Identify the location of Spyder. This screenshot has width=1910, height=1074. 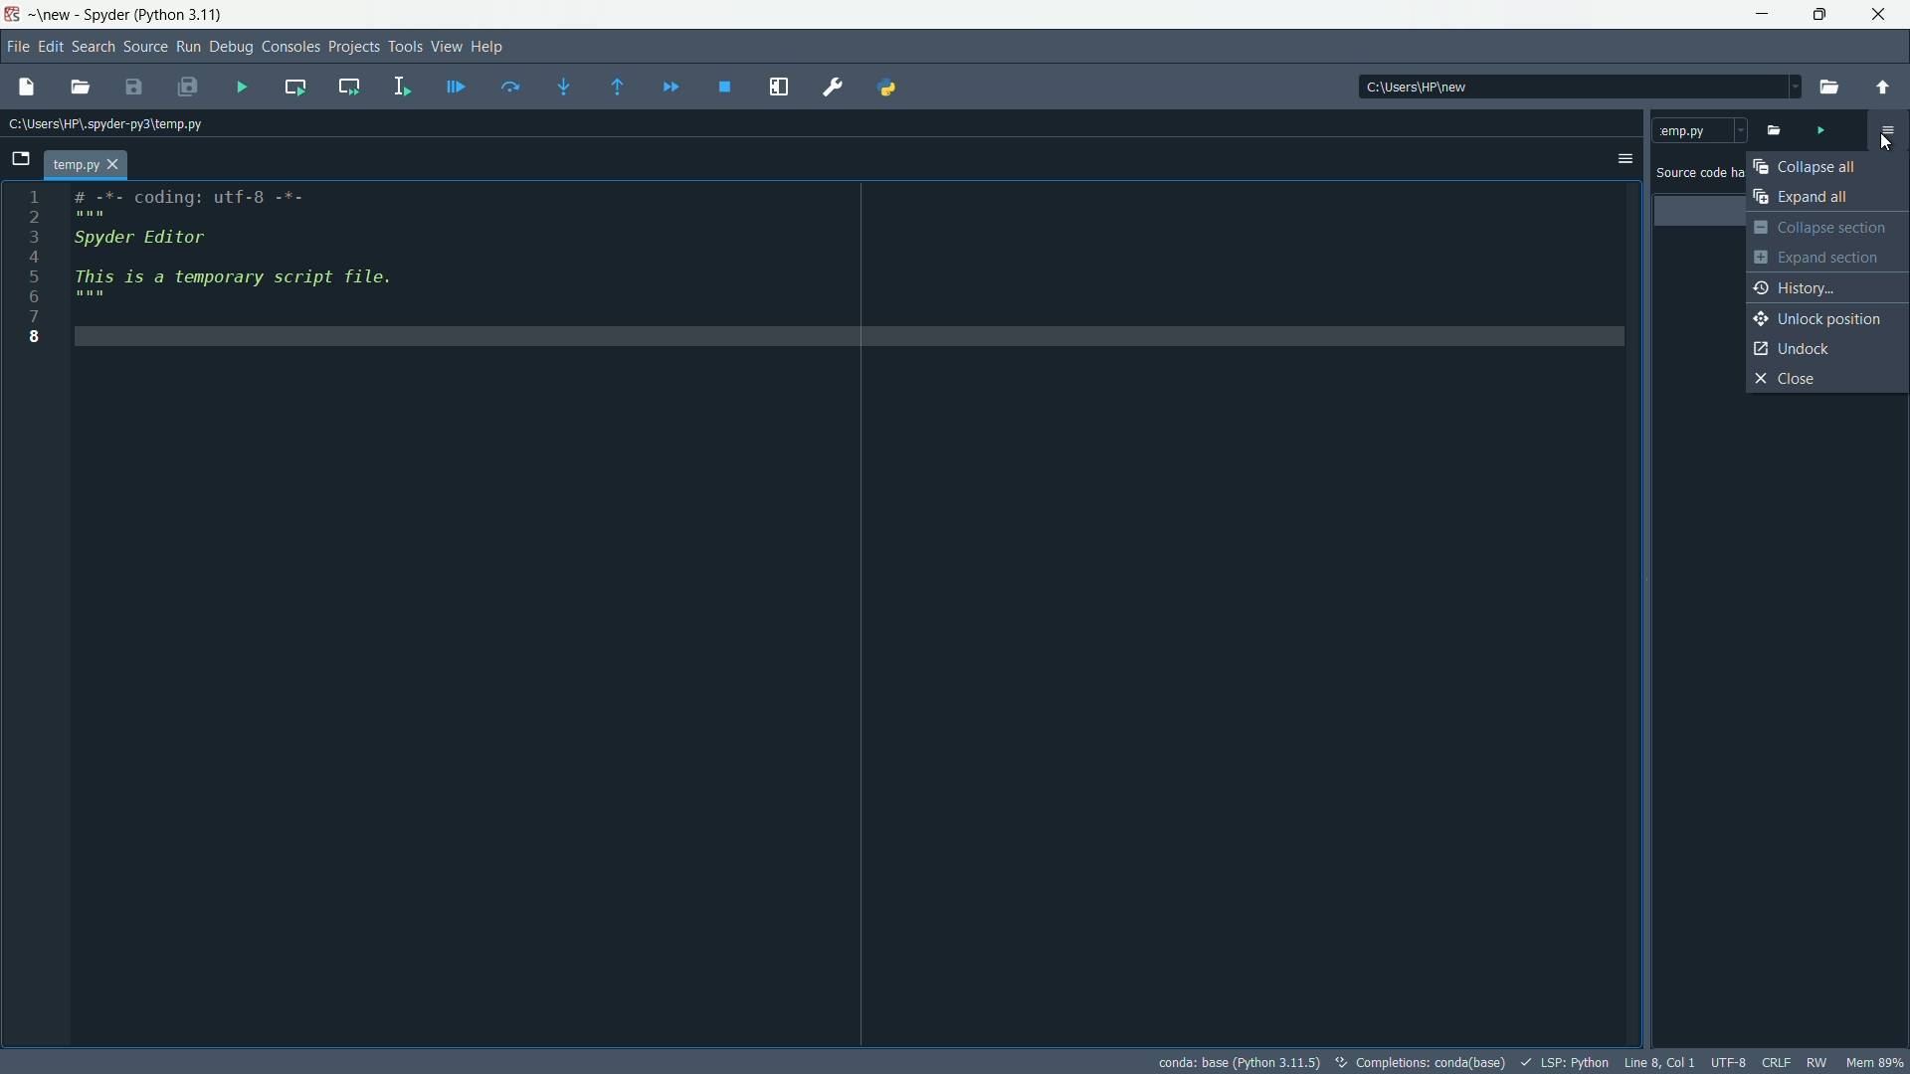
(105, 16).